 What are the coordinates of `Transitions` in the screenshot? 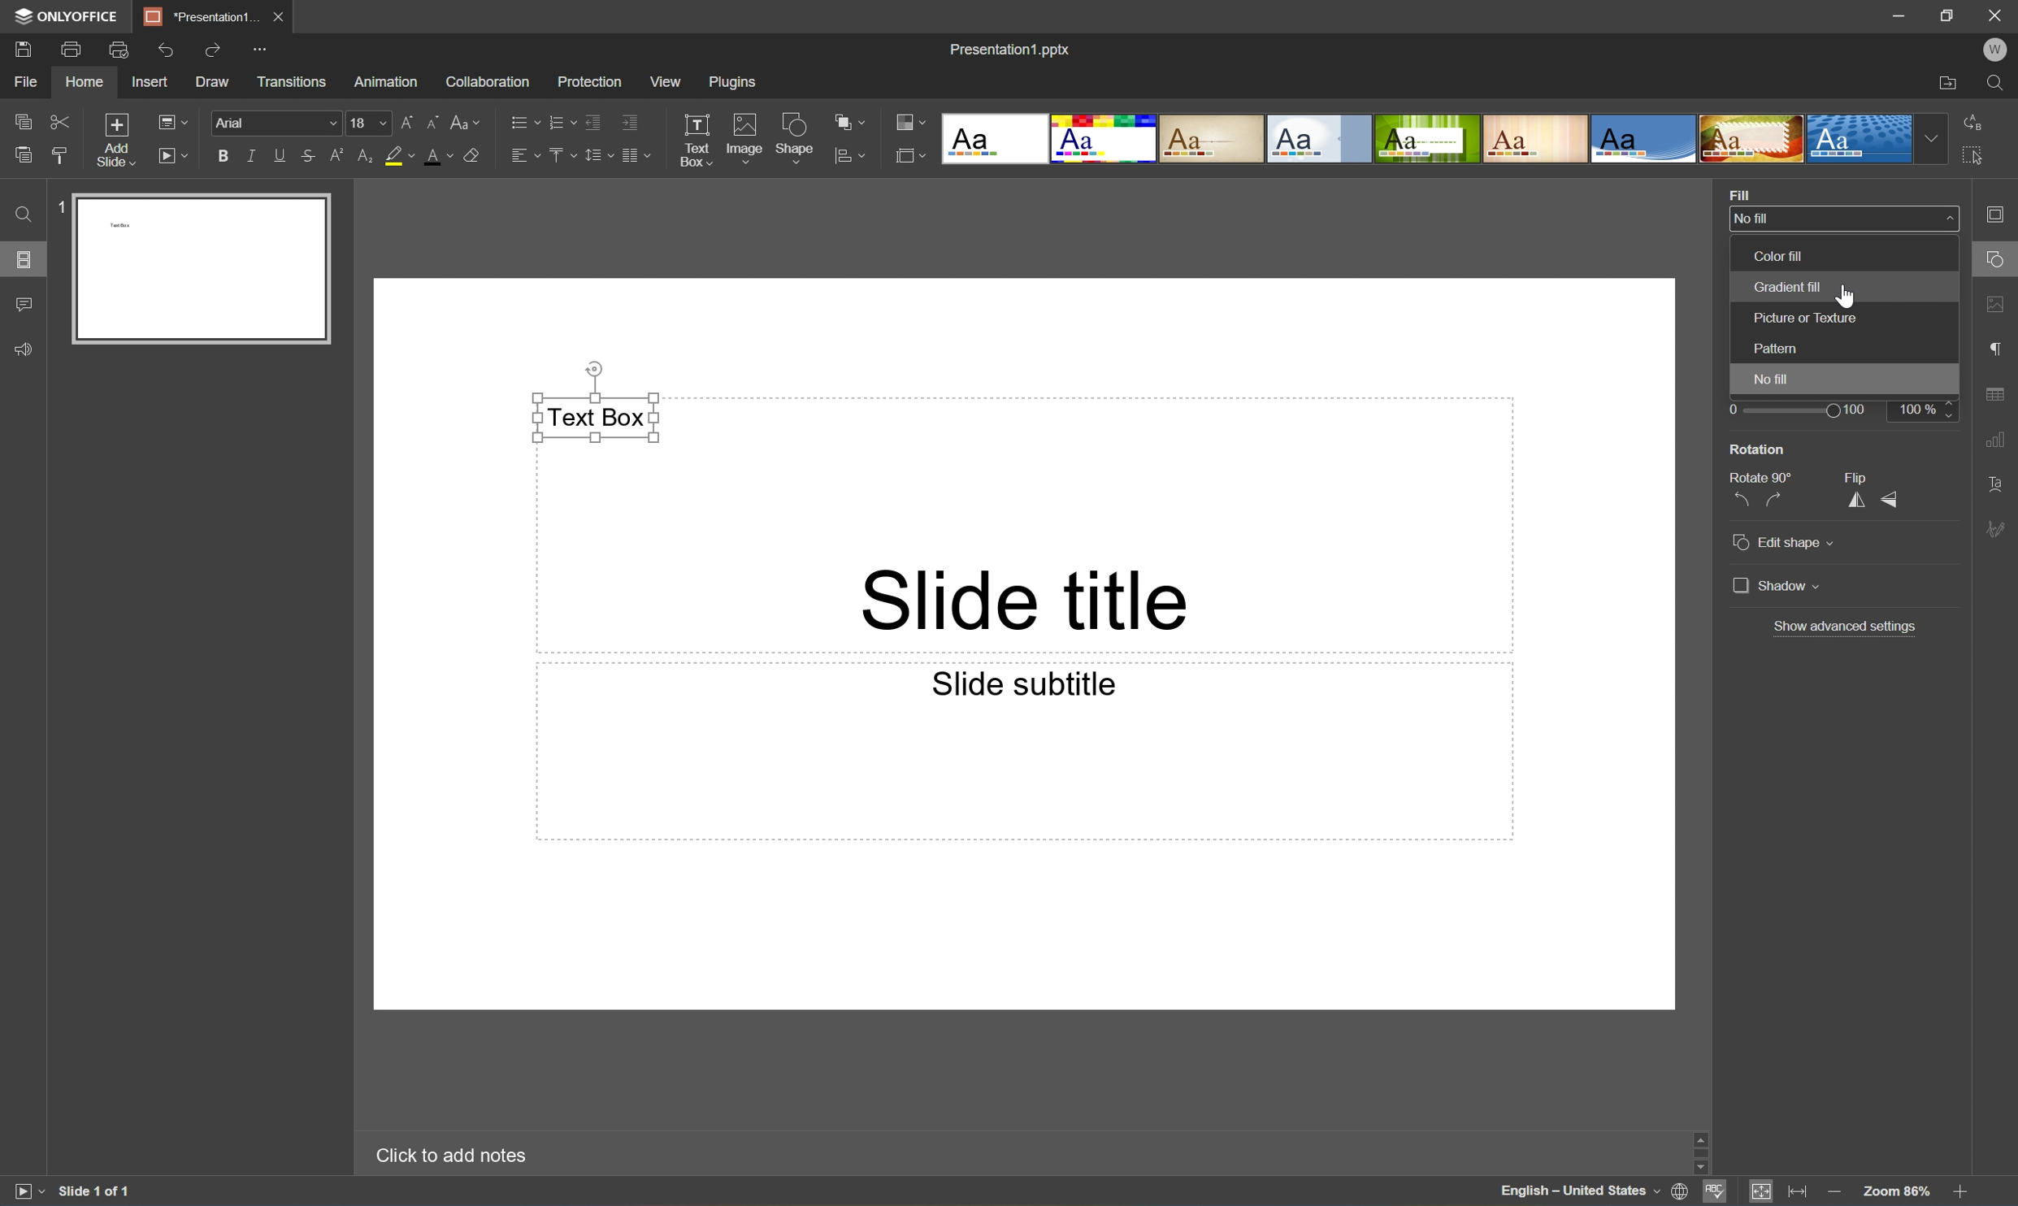 It's located at (294, 81).